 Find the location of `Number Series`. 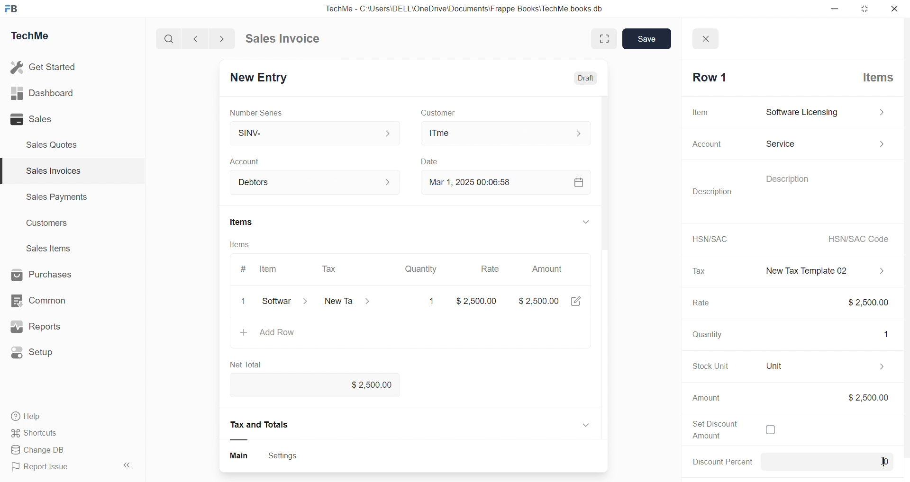

Number Series is located at coordinates (261, 113).